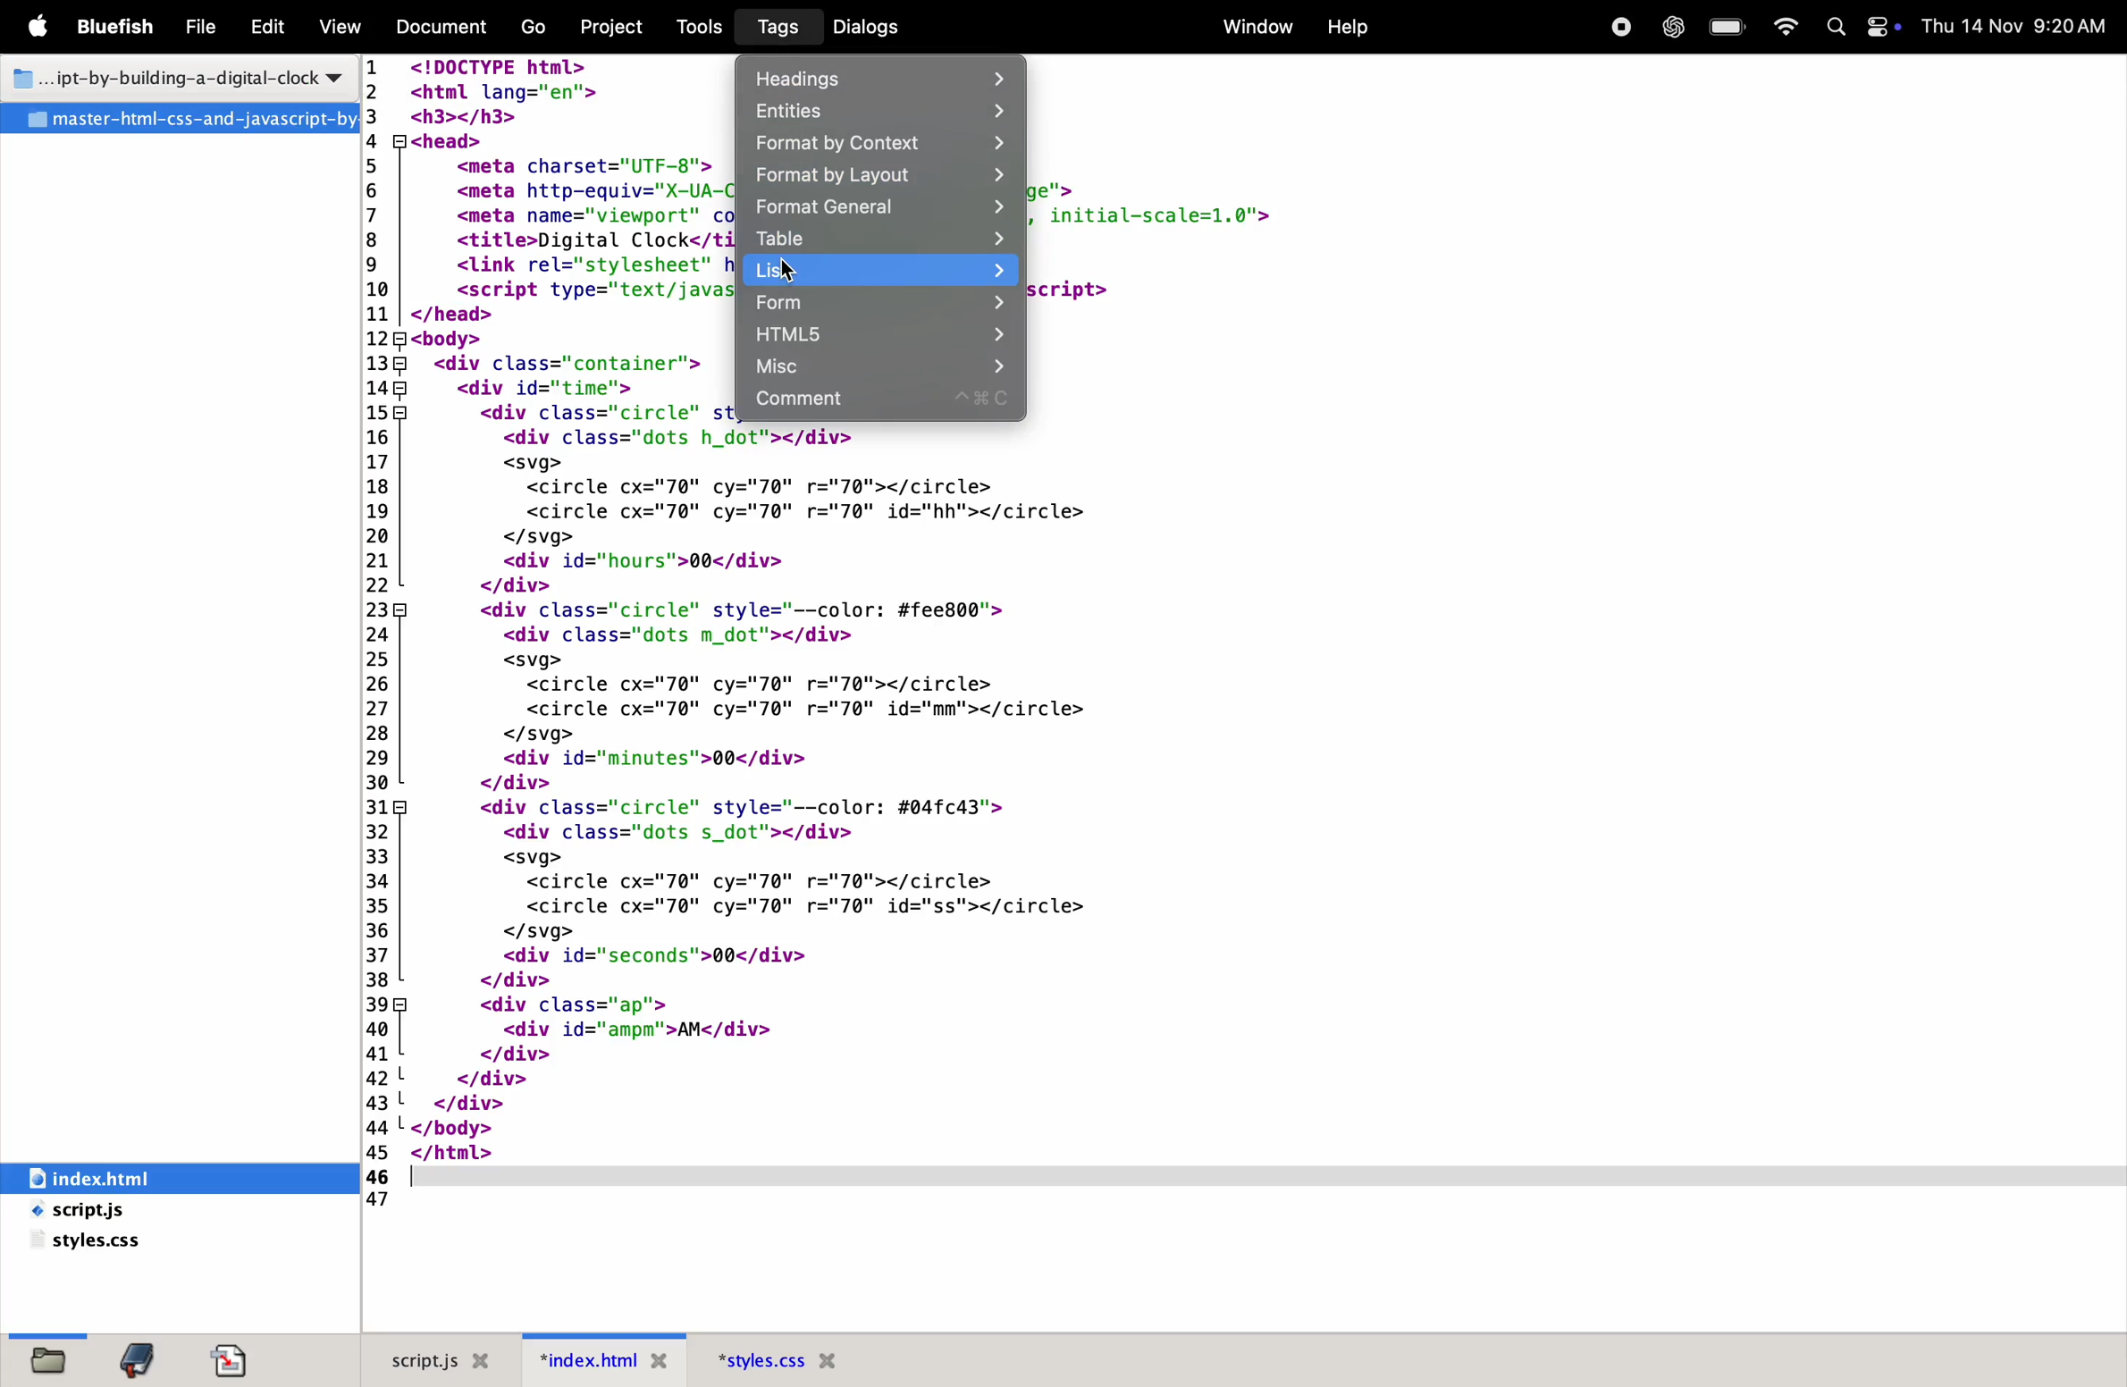  Describe the element at coordinates (1254, 25) in the screenshot. I see `window` at that location.